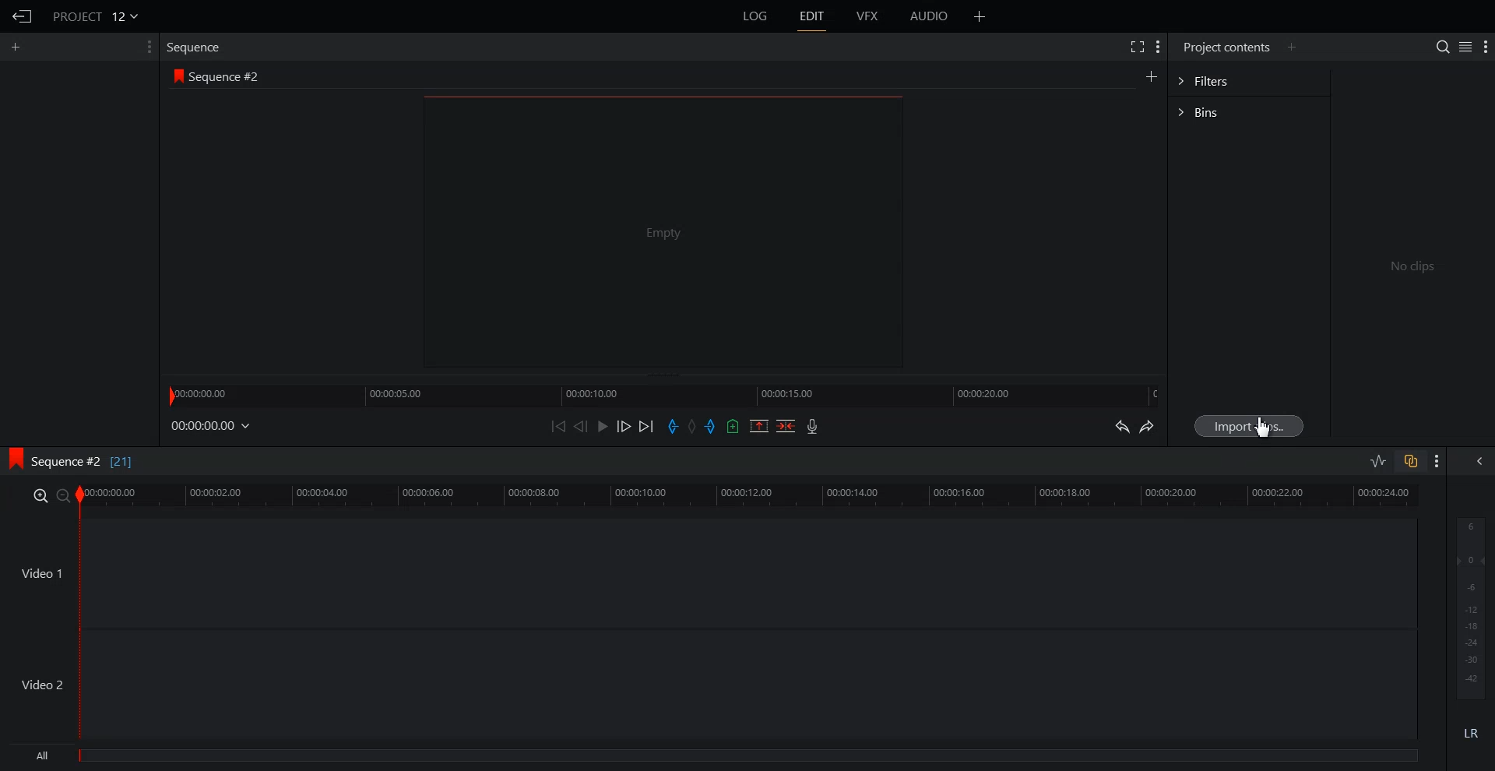 This screenshot has width=1495, height=771. What do you see at coordinates (1138, 47) in the screenshot?
I see `Full Screen` at bounding box center [1138, 47].